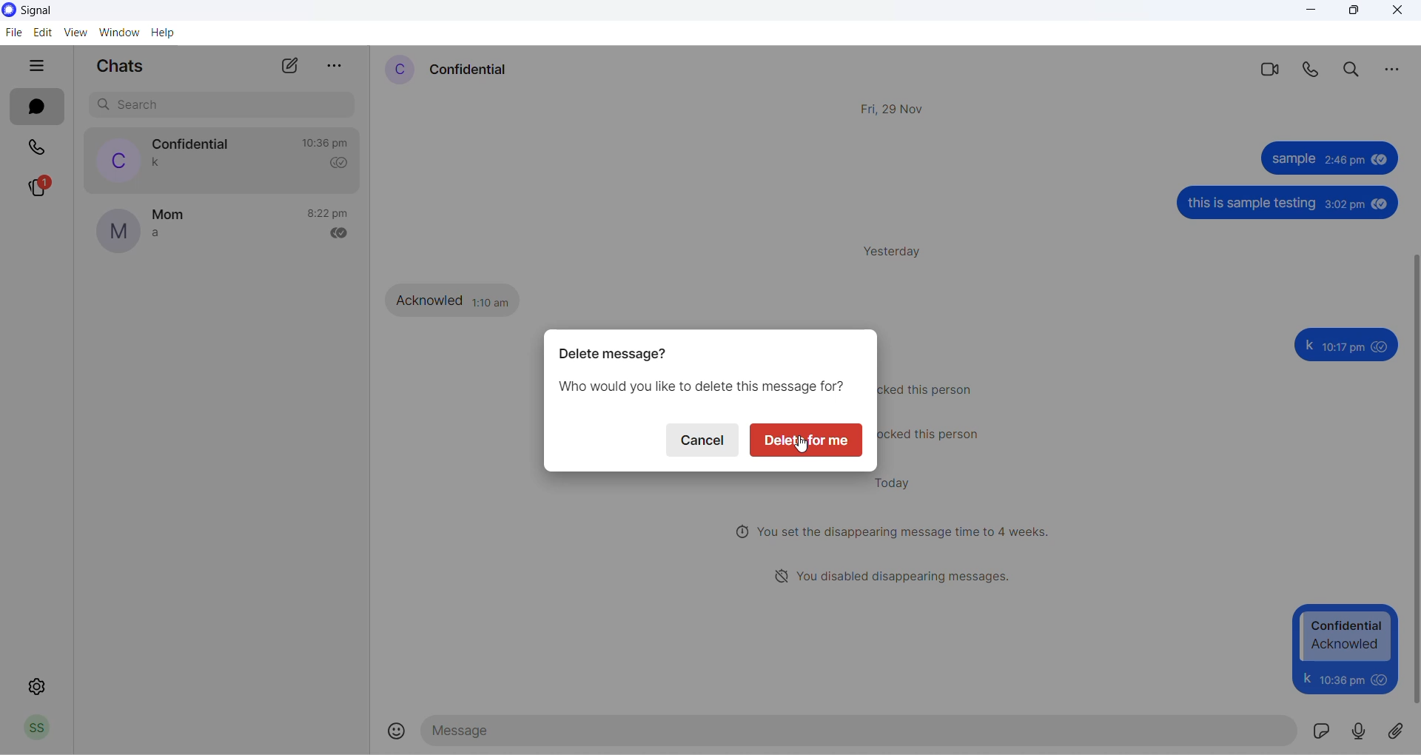 This screenshot has height=755, width=1421. I want to click on 10:17 pm, so click(1343, 348).